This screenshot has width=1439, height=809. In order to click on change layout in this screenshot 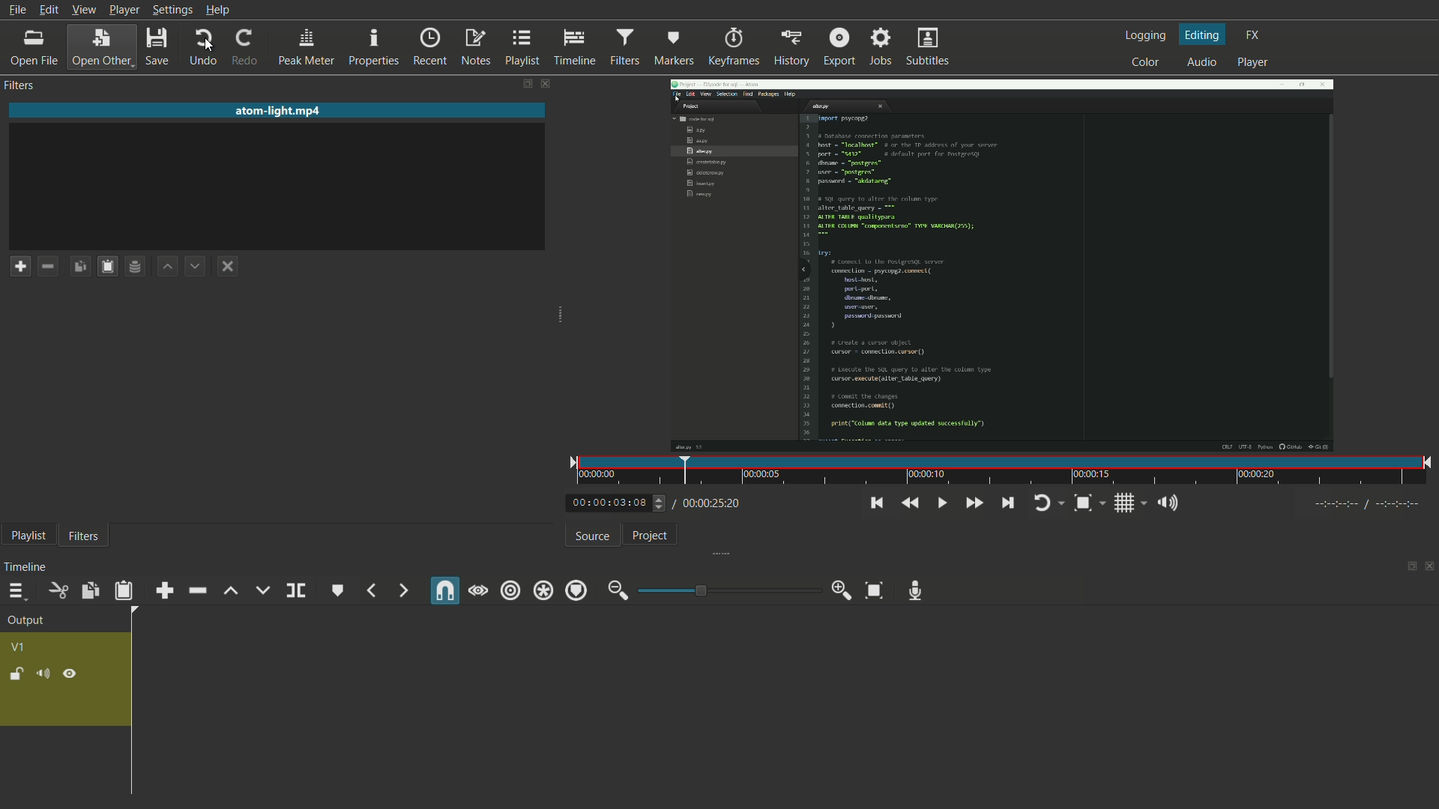, I will do `click(1410, 566)`.